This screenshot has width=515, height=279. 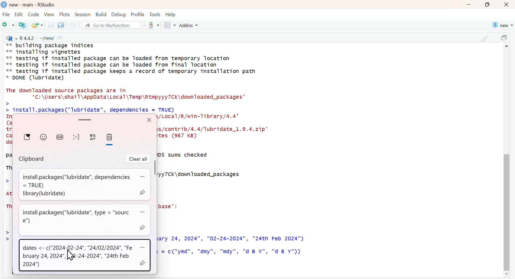 What do you see at coordinates (33, 14) in the screenshot?
I see `Code` at bounding box center [33, 14].